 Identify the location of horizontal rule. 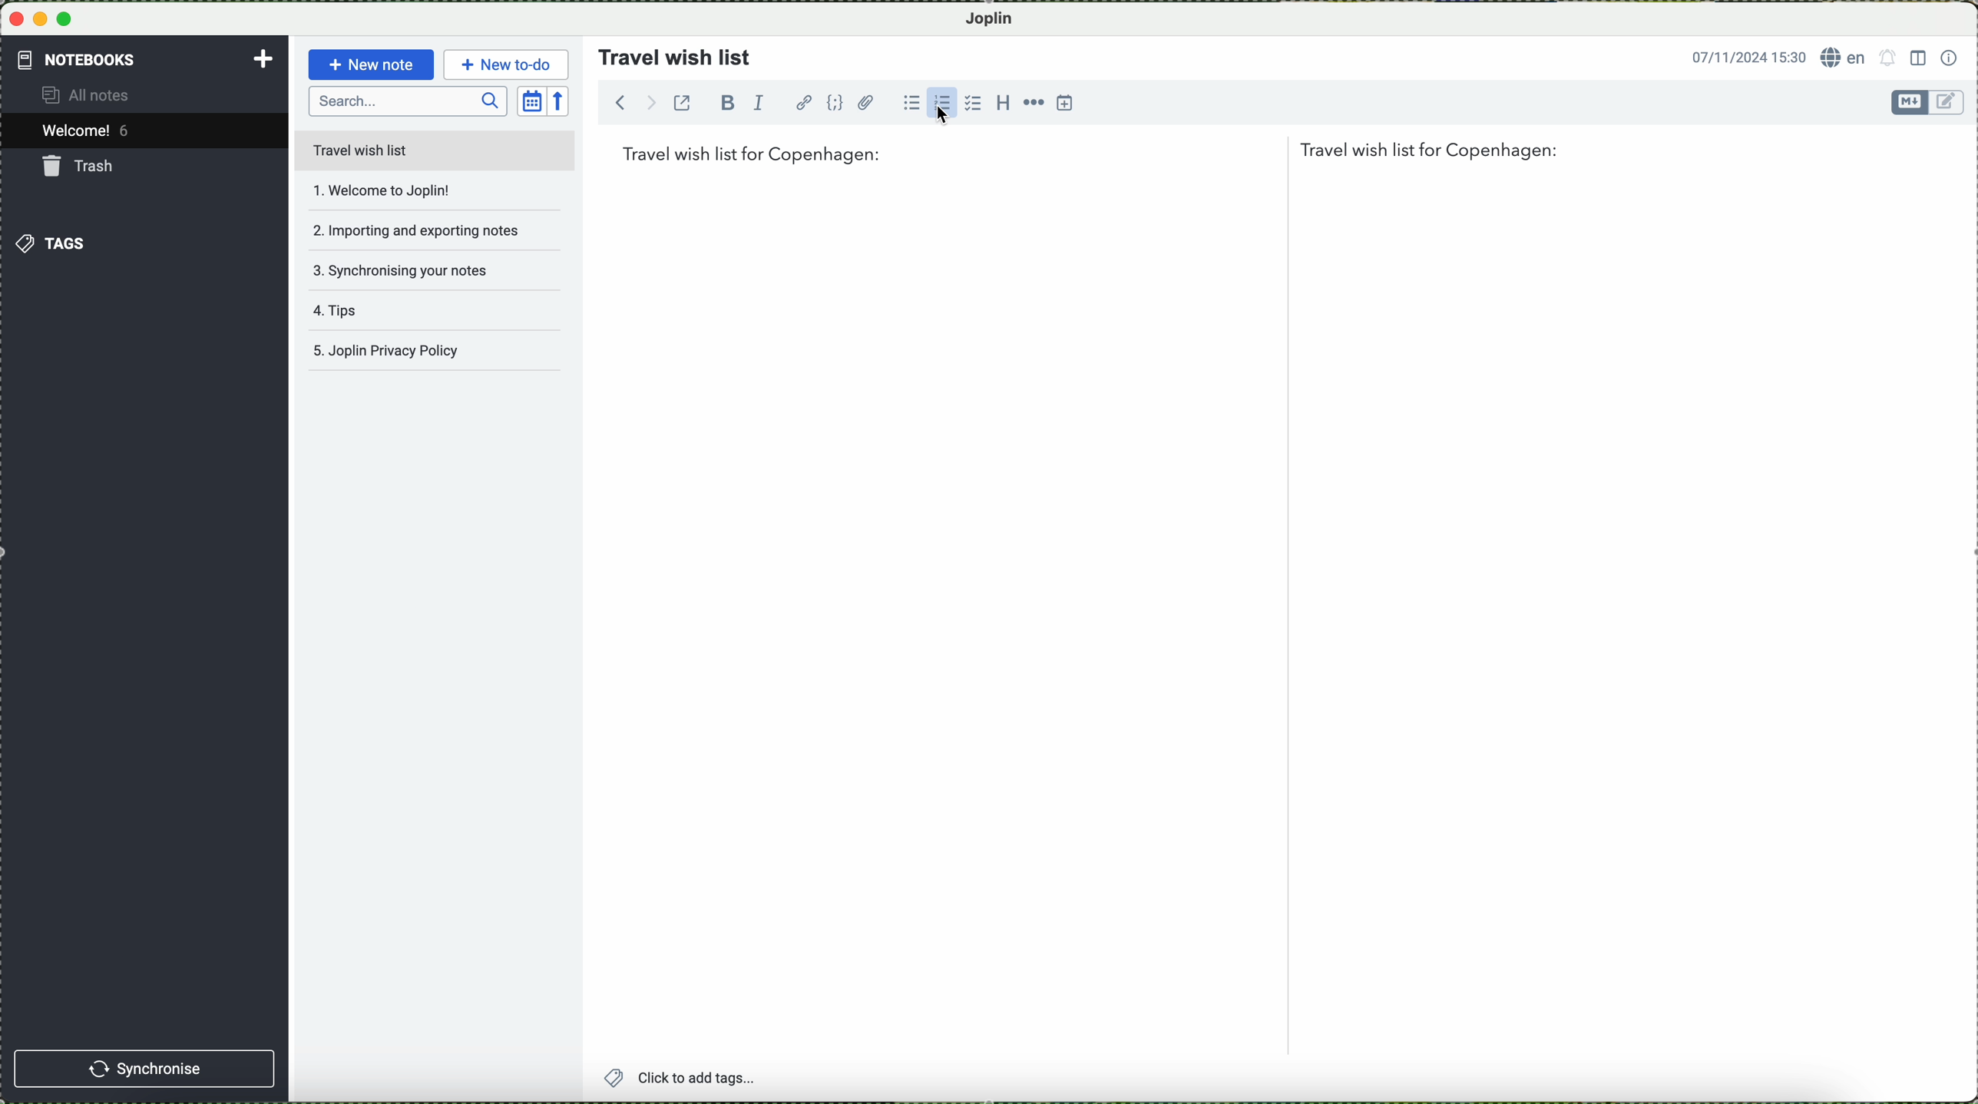
(1032, 102).